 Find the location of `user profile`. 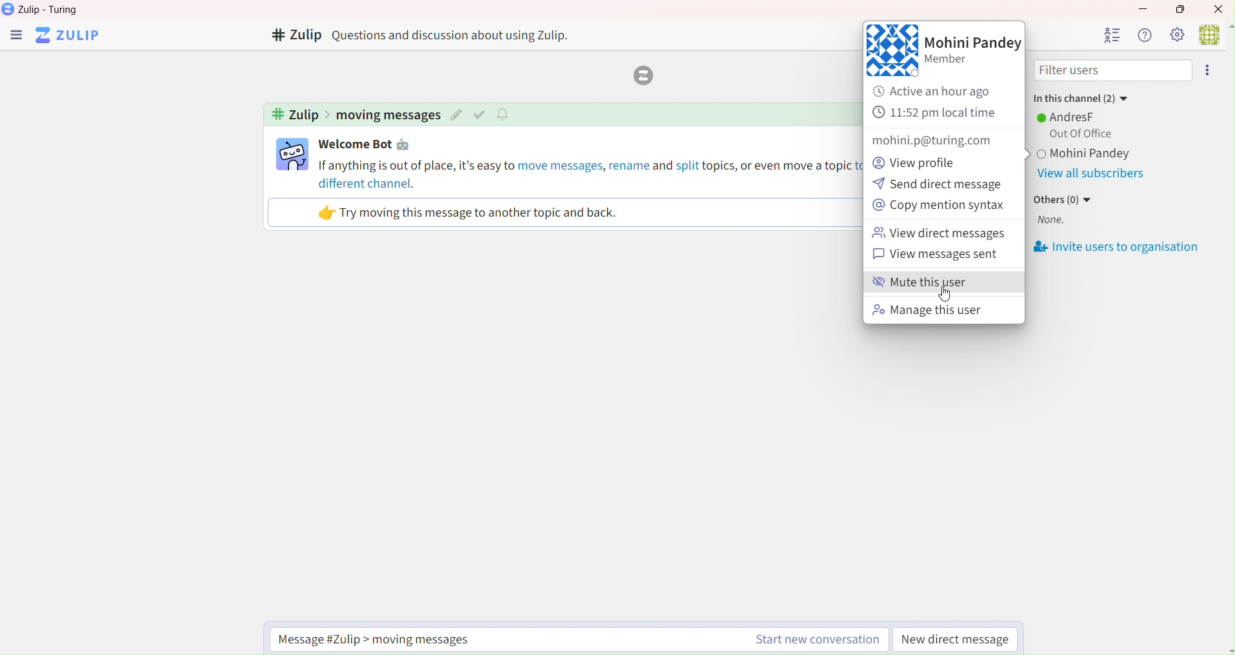

user profile is located at coordinates (891, 50).